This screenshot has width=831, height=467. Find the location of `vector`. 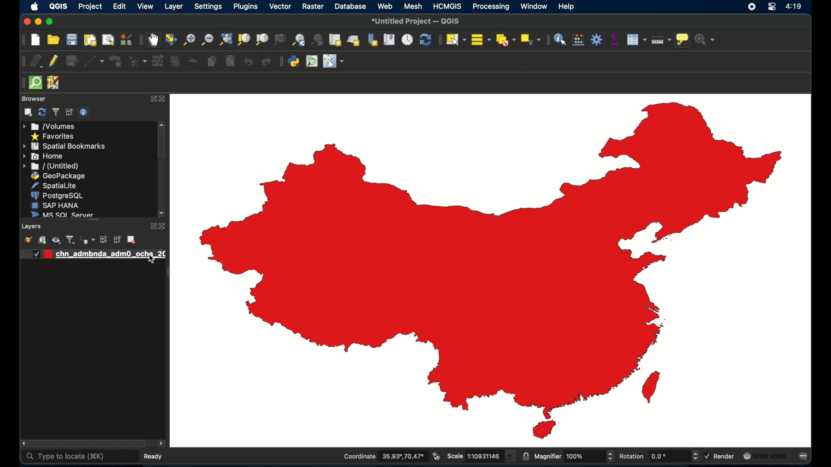

vector is located at coordinates (280, 6).